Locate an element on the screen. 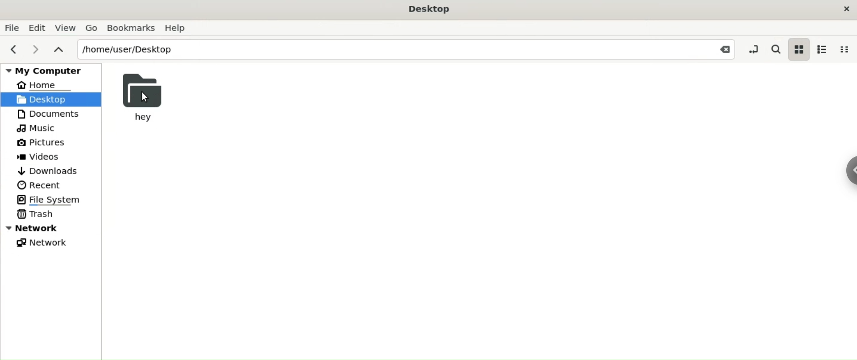 This screenshot has height=360, width=857. next is located at coordinates (33, 49).